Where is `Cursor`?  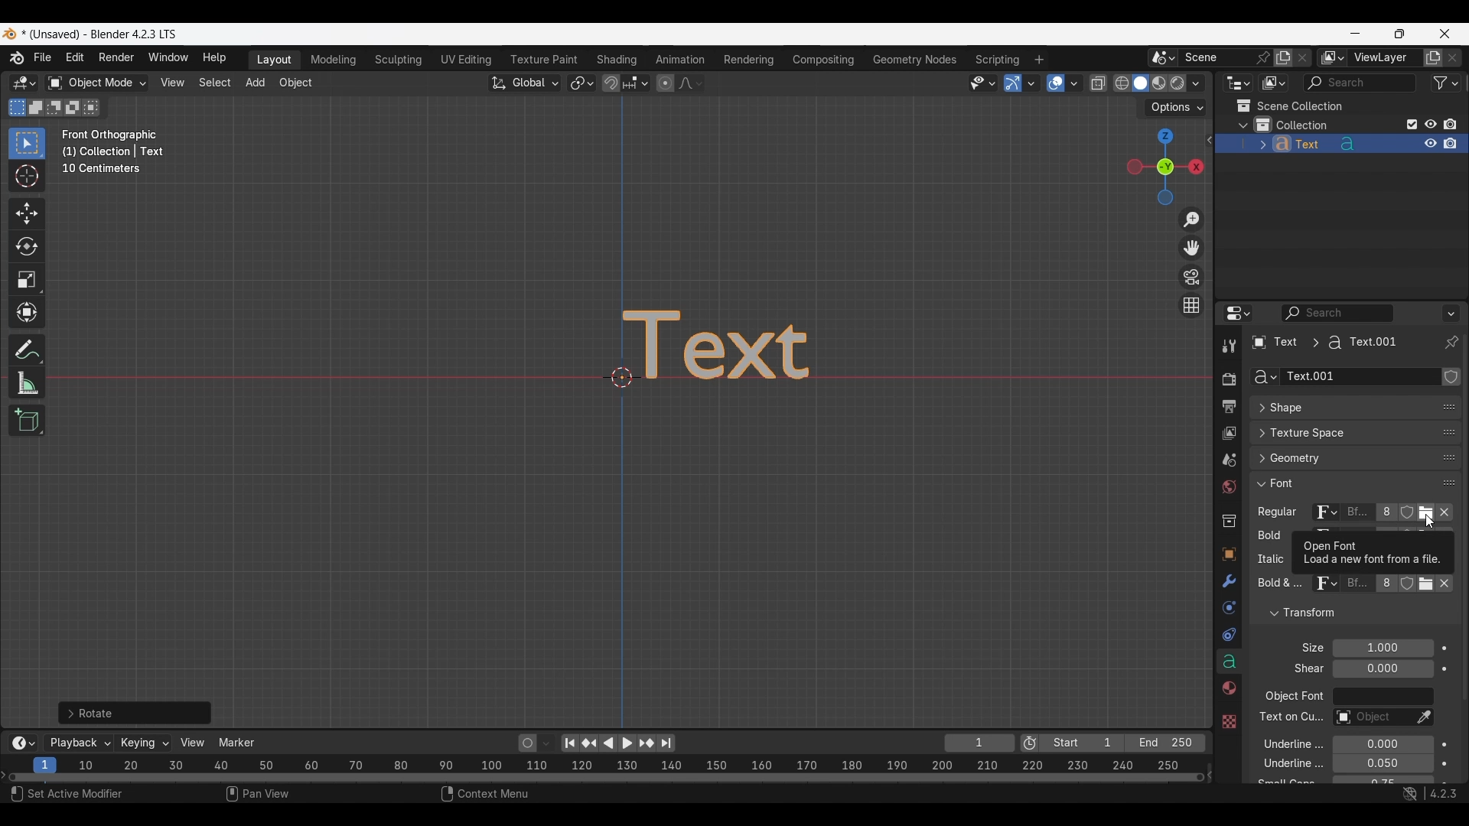
Cursor is located at coordinates (27, 177).